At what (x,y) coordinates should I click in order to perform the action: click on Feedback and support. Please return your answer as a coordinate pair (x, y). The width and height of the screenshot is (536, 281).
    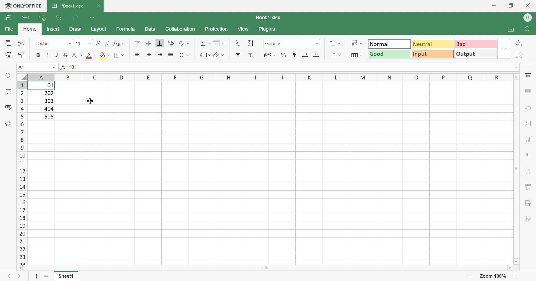
    Looking at the image, I should click on (6, 123).